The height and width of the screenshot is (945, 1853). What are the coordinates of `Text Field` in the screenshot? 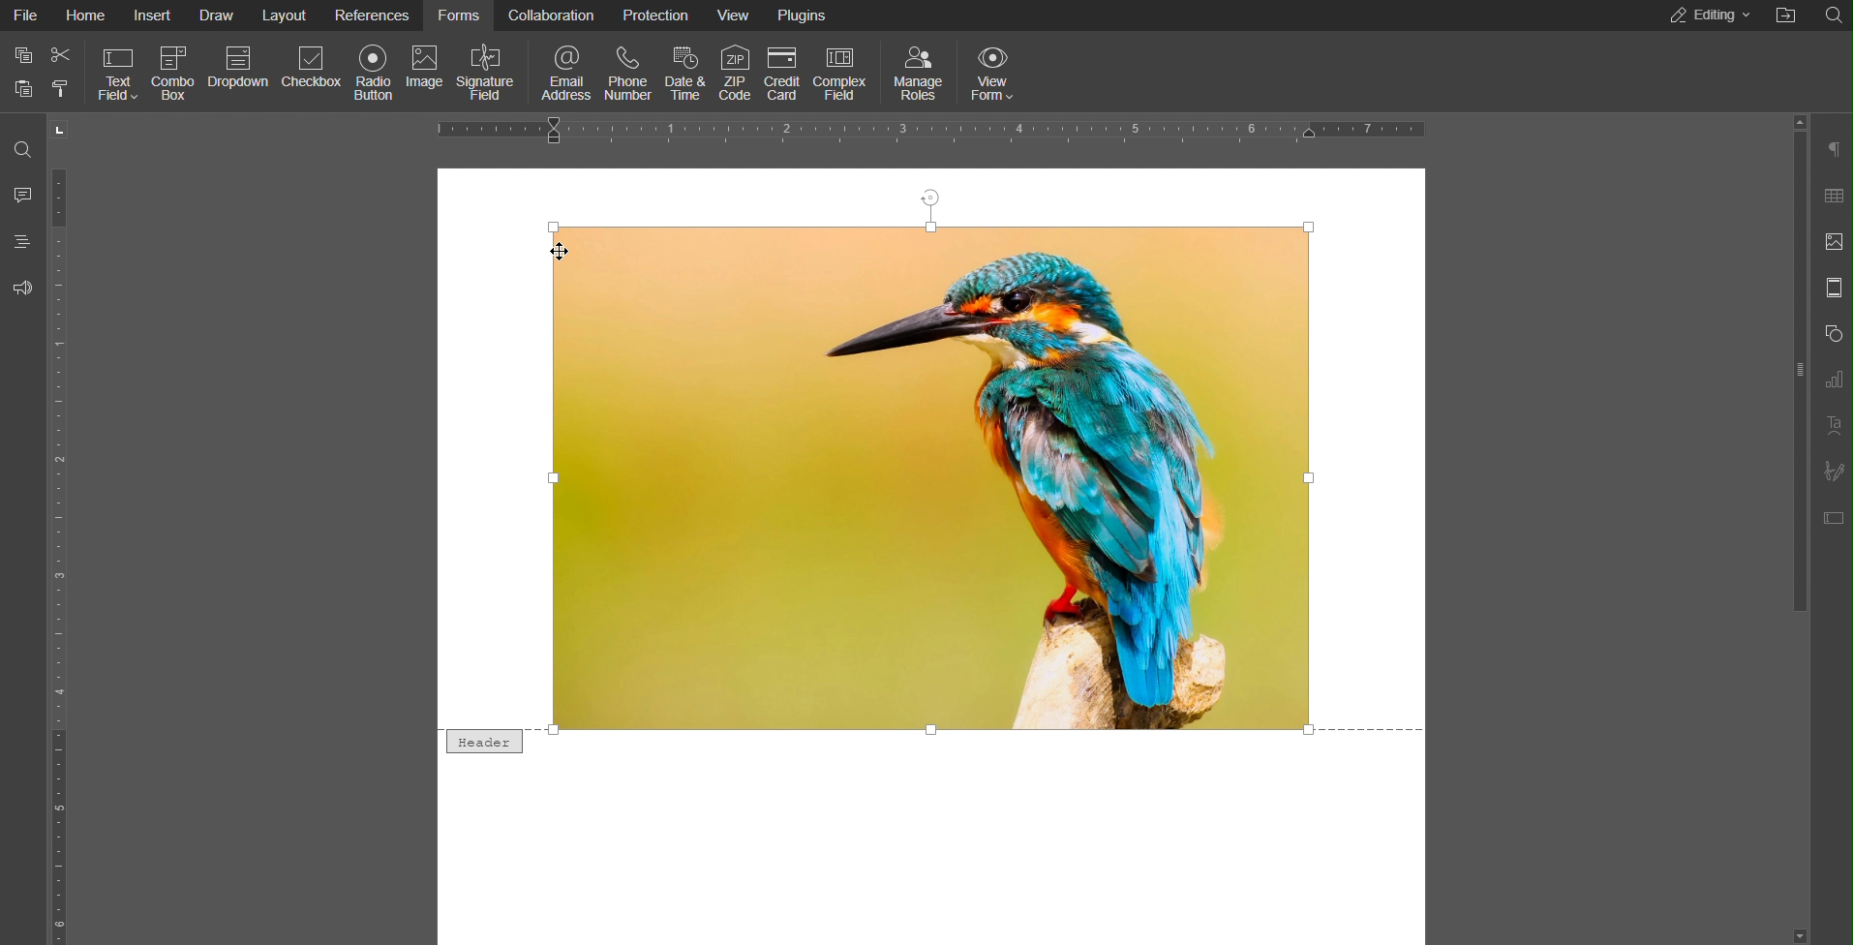 It's located at (117, 72).